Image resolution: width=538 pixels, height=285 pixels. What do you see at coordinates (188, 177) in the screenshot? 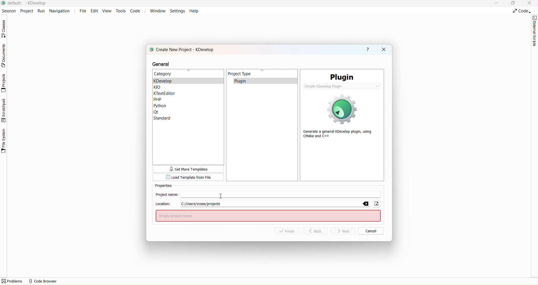
I see `Template from file` at bounding box center [188, 177].